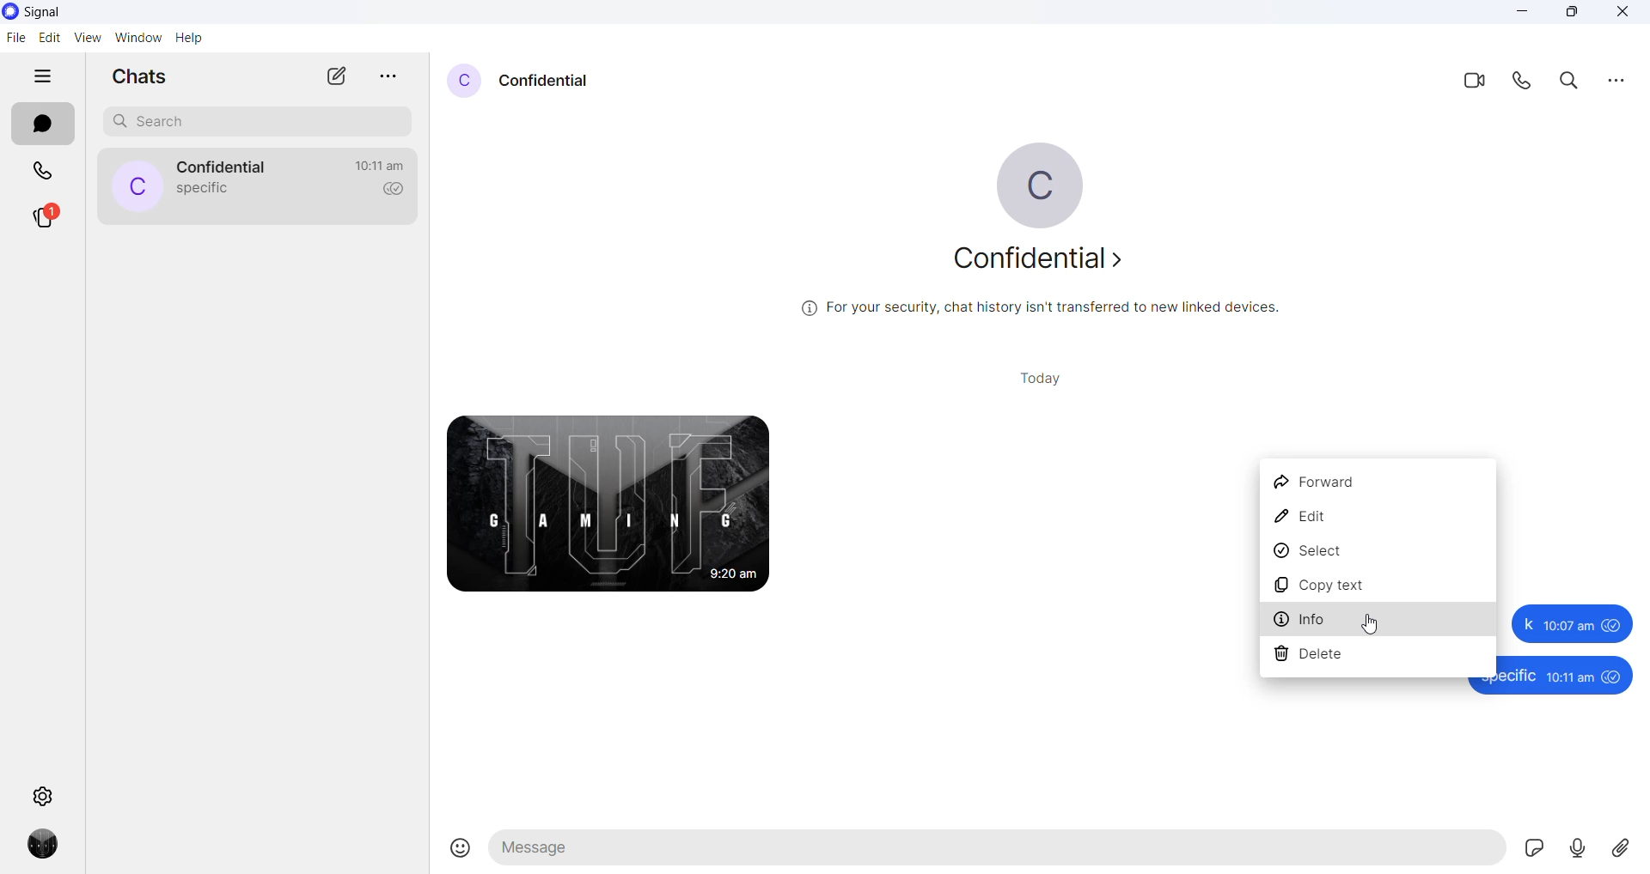 The image size is (1650, 874). I want to click on edit, so click(1375, 518).